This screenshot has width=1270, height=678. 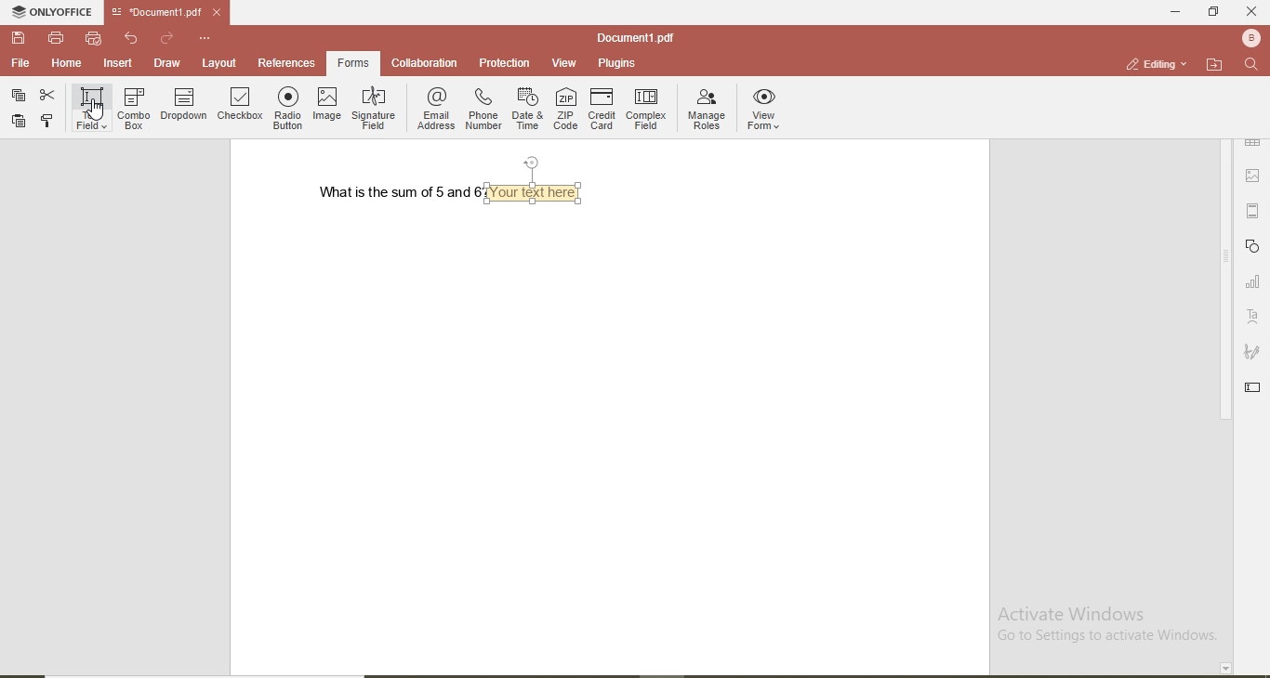 I want to click on close, so click(x=1252, y=10).